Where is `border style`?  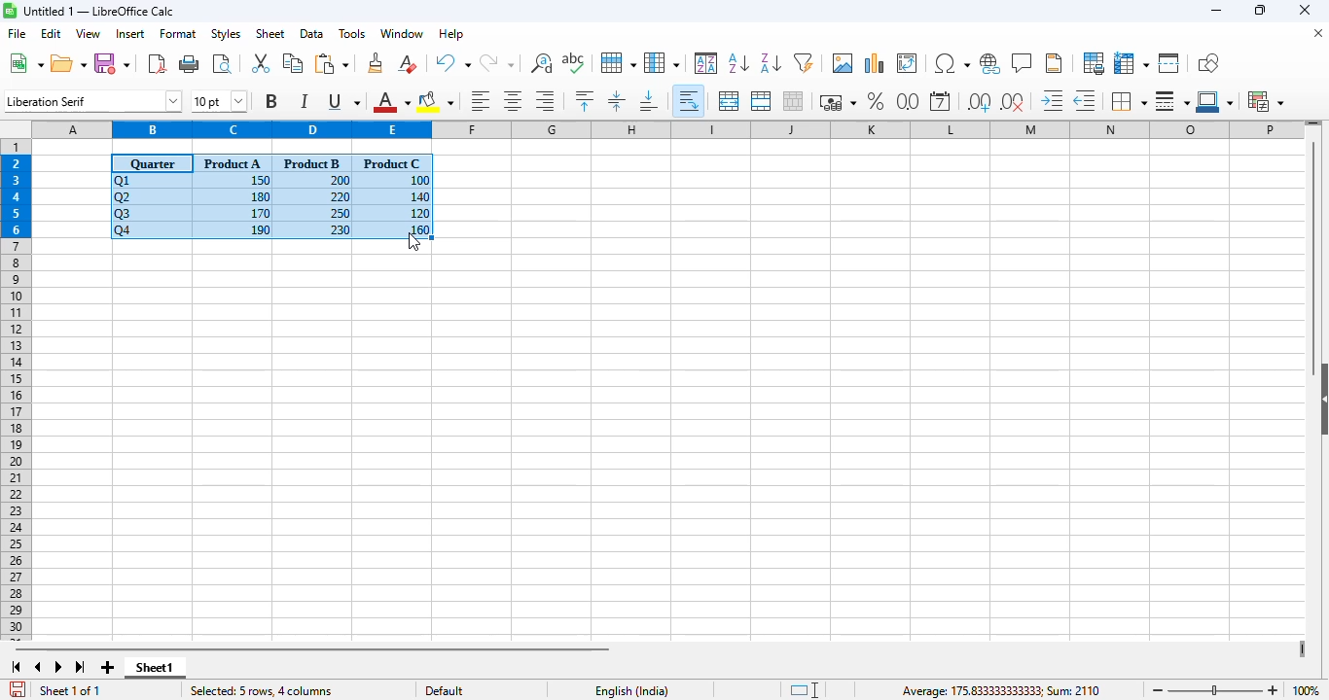 border style is located at coordinates (1172, 101).